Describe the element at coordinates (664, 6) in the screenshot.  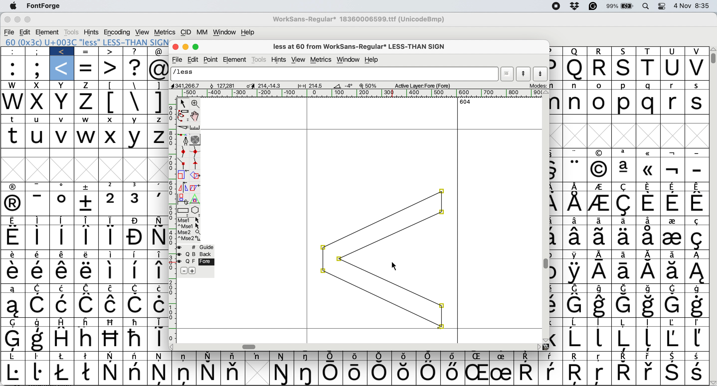
I see `control center` at that location.